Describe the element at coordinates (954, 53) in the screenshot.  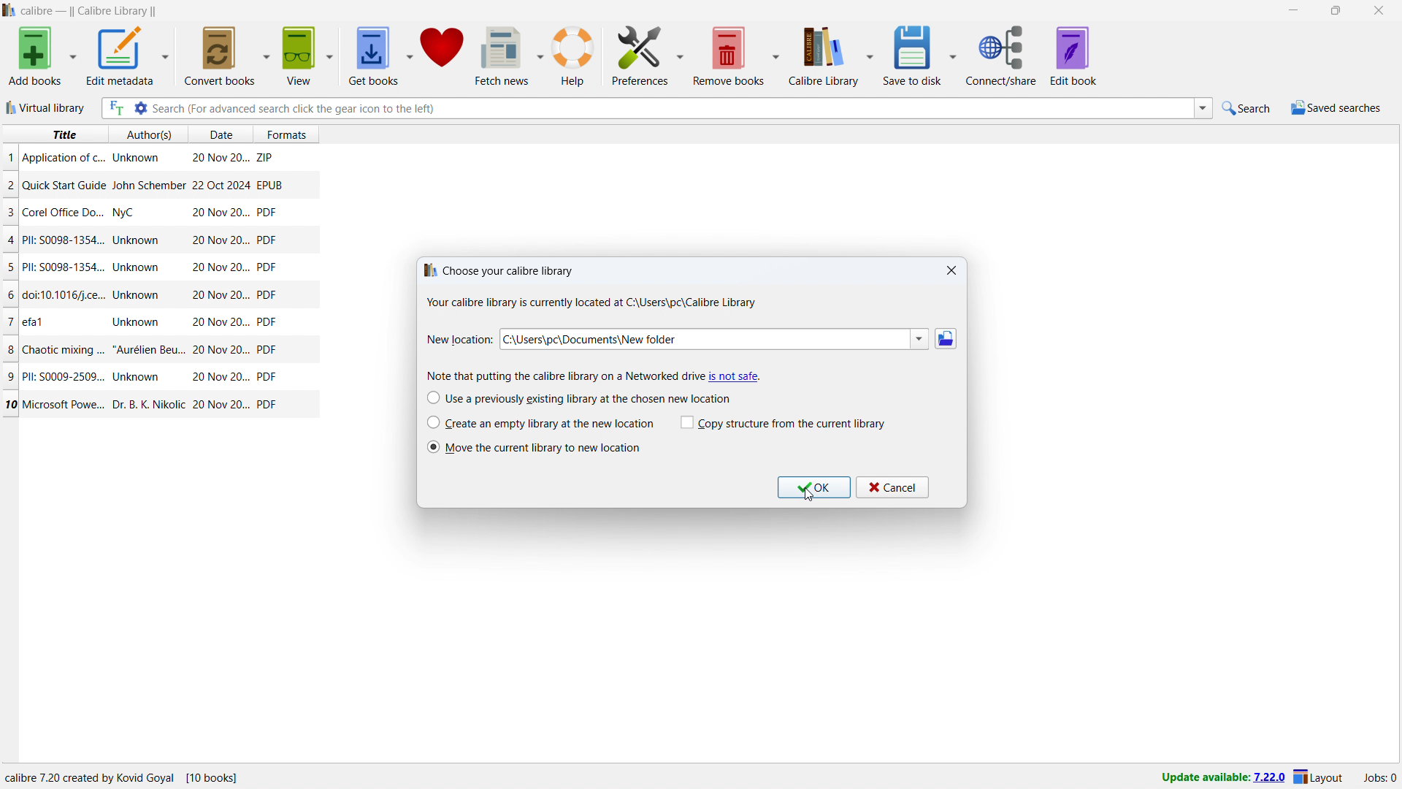
I see `save to disk options` at that location.